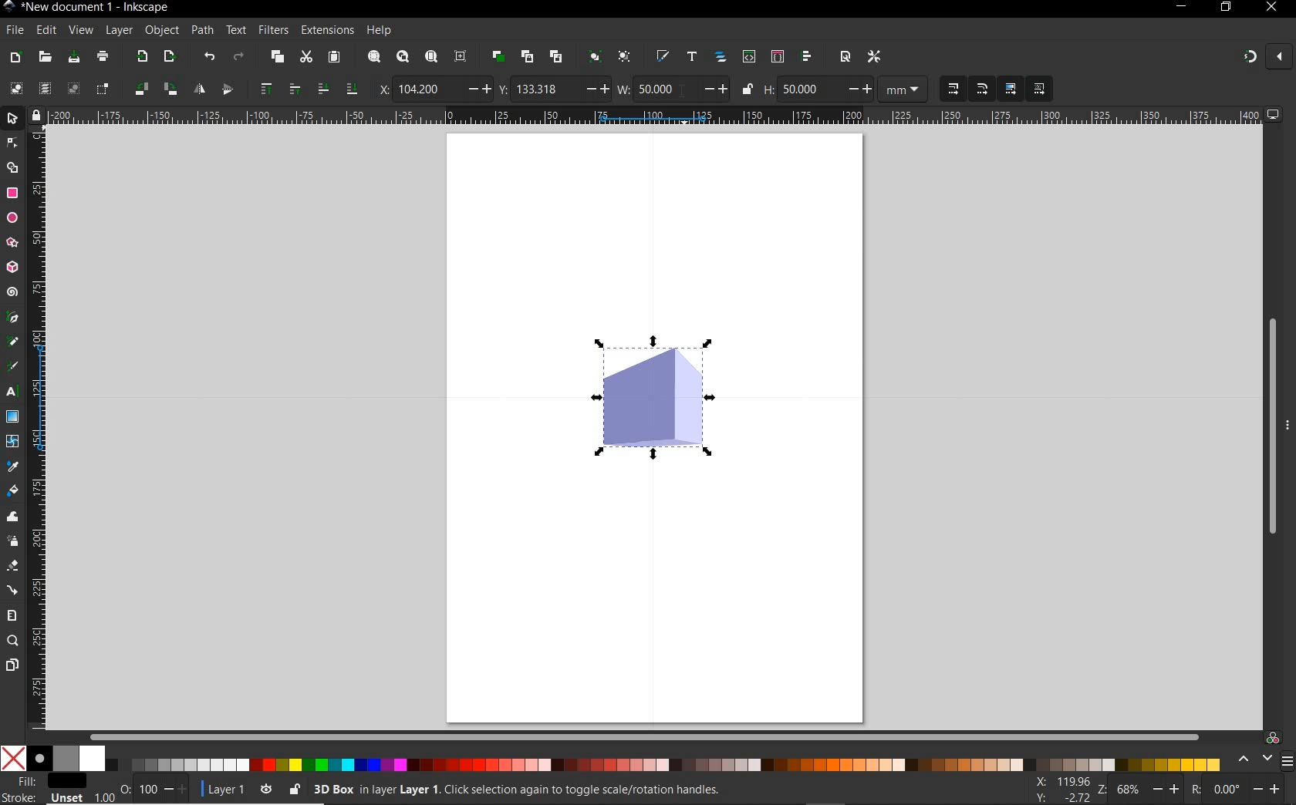 This screenshot has width=1296, height=805. I want to click on ruler, so click(39, 428).